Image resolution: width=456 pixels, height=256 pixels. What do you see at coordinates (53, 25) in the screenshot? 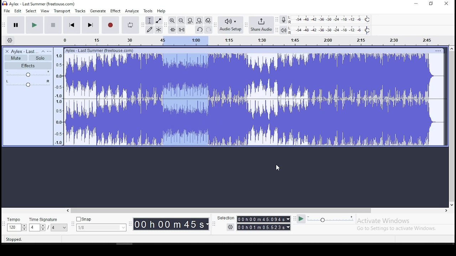
I see `stop` at bounding box center [53, 25].